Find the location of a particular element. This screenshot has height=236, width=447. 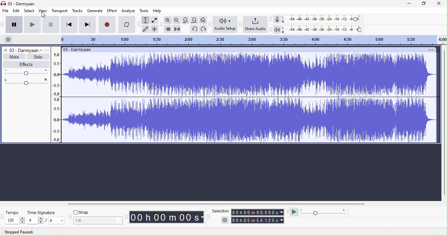

Time is located at coordinates (168, 217).